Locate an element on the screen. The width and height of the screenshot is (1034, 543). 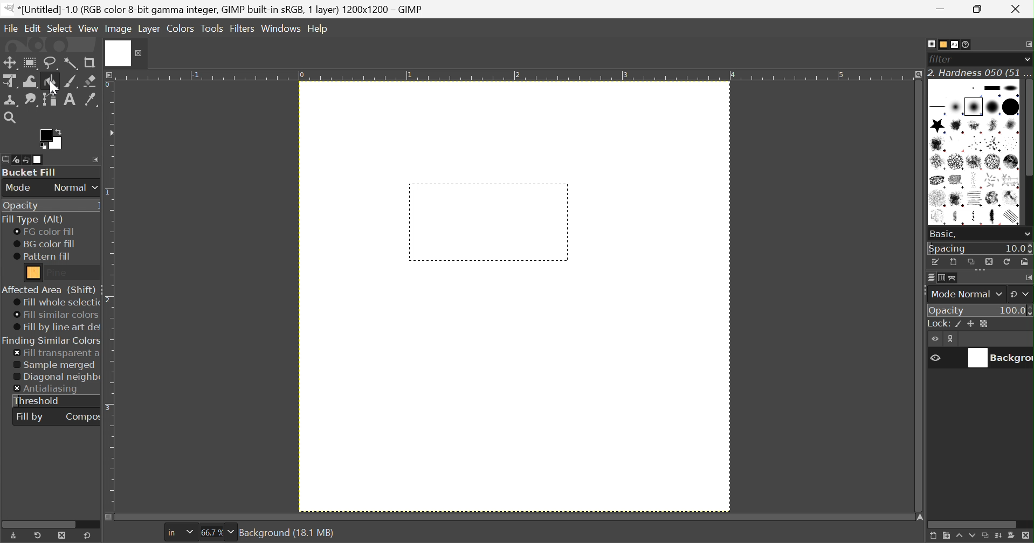
Document History is located at coordinates (967, 44).